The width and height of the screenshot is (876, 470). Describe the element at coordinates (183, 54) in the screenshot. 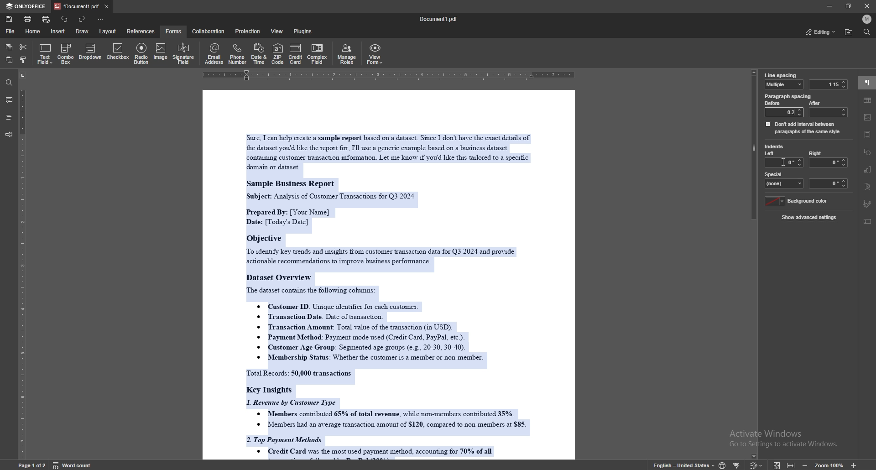

I see `signature field` at that location.